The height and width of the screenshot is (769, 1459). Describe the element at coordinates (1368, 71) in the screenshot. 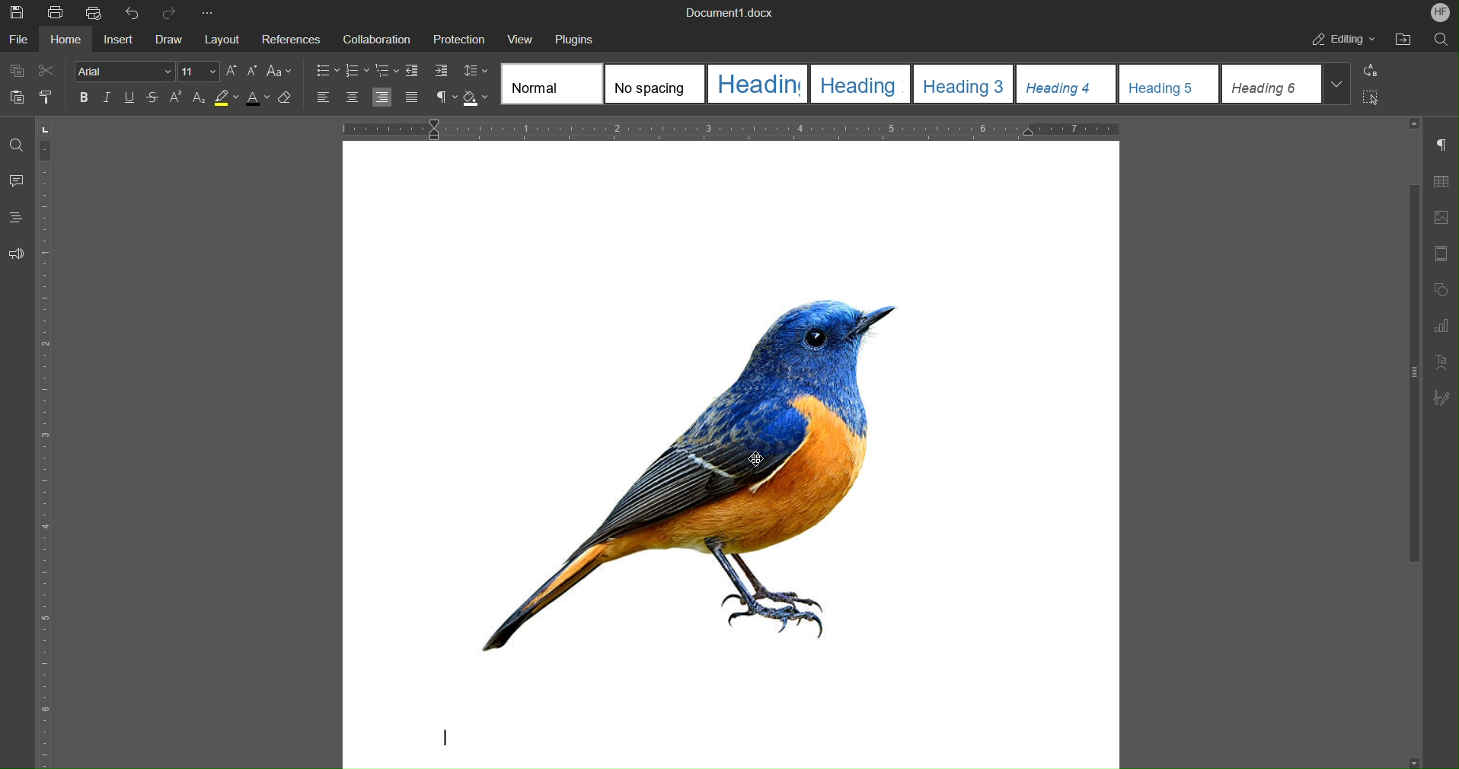

I see `Replace` at that location.